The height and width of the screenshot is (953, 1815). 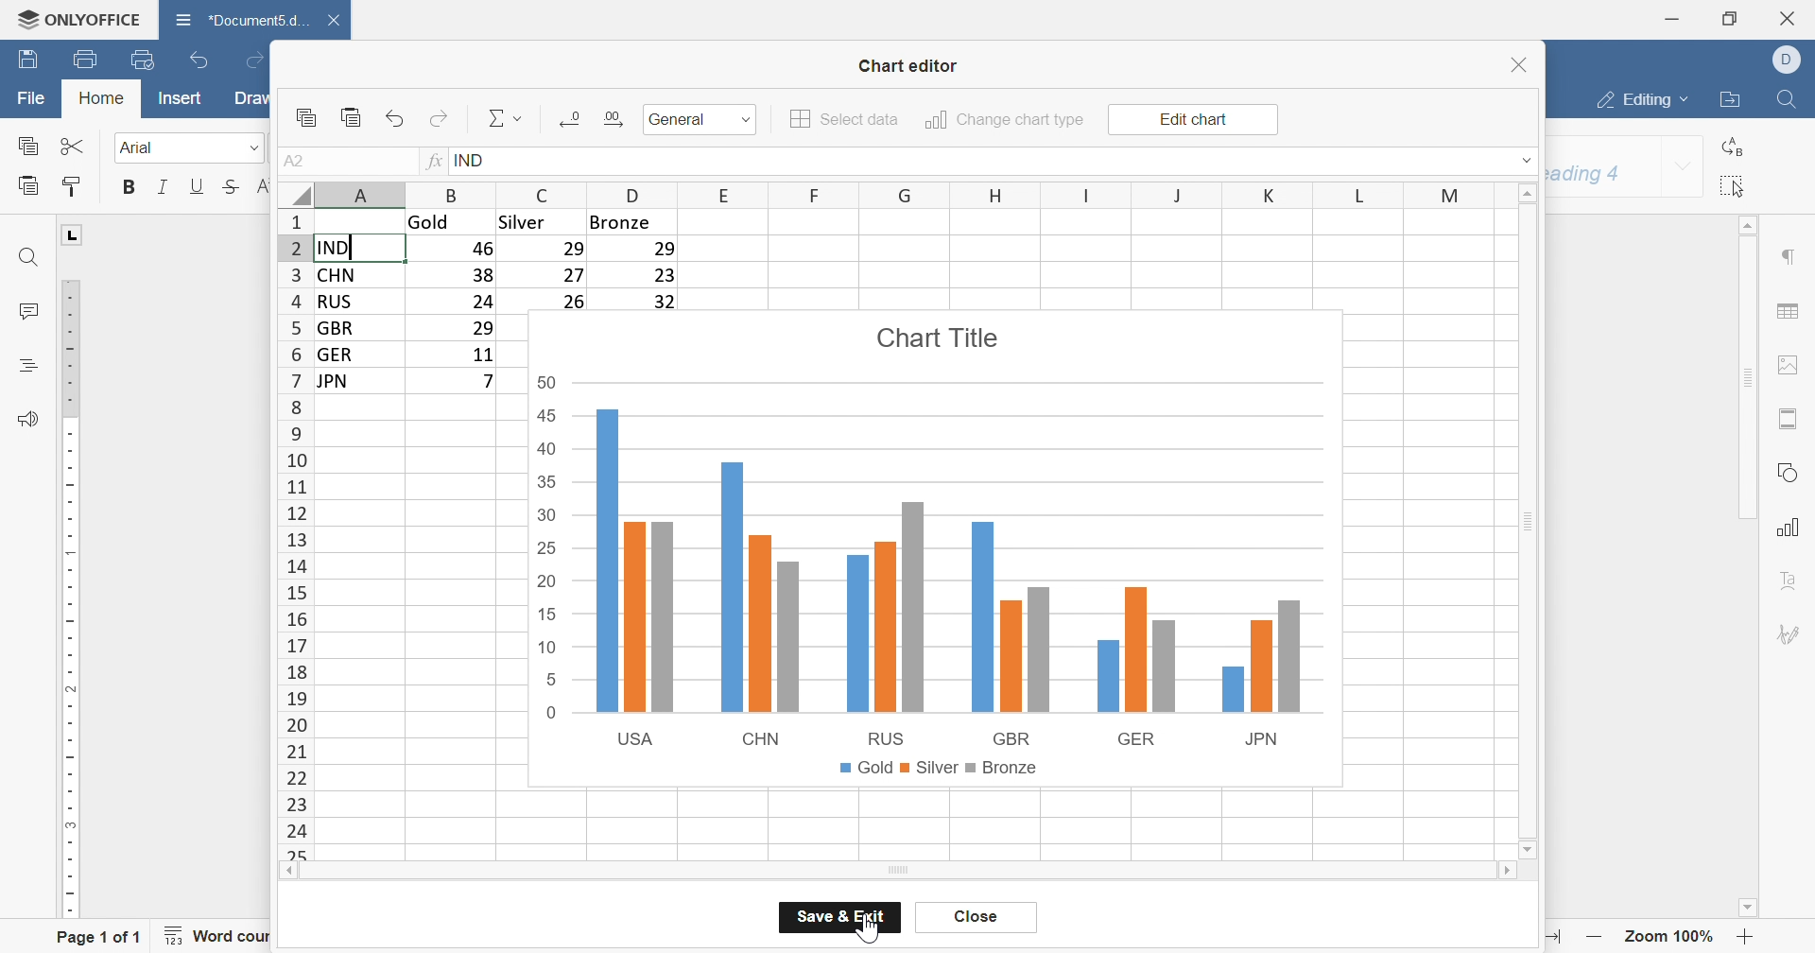 I want to click on close, so click(x=1789, y=18).